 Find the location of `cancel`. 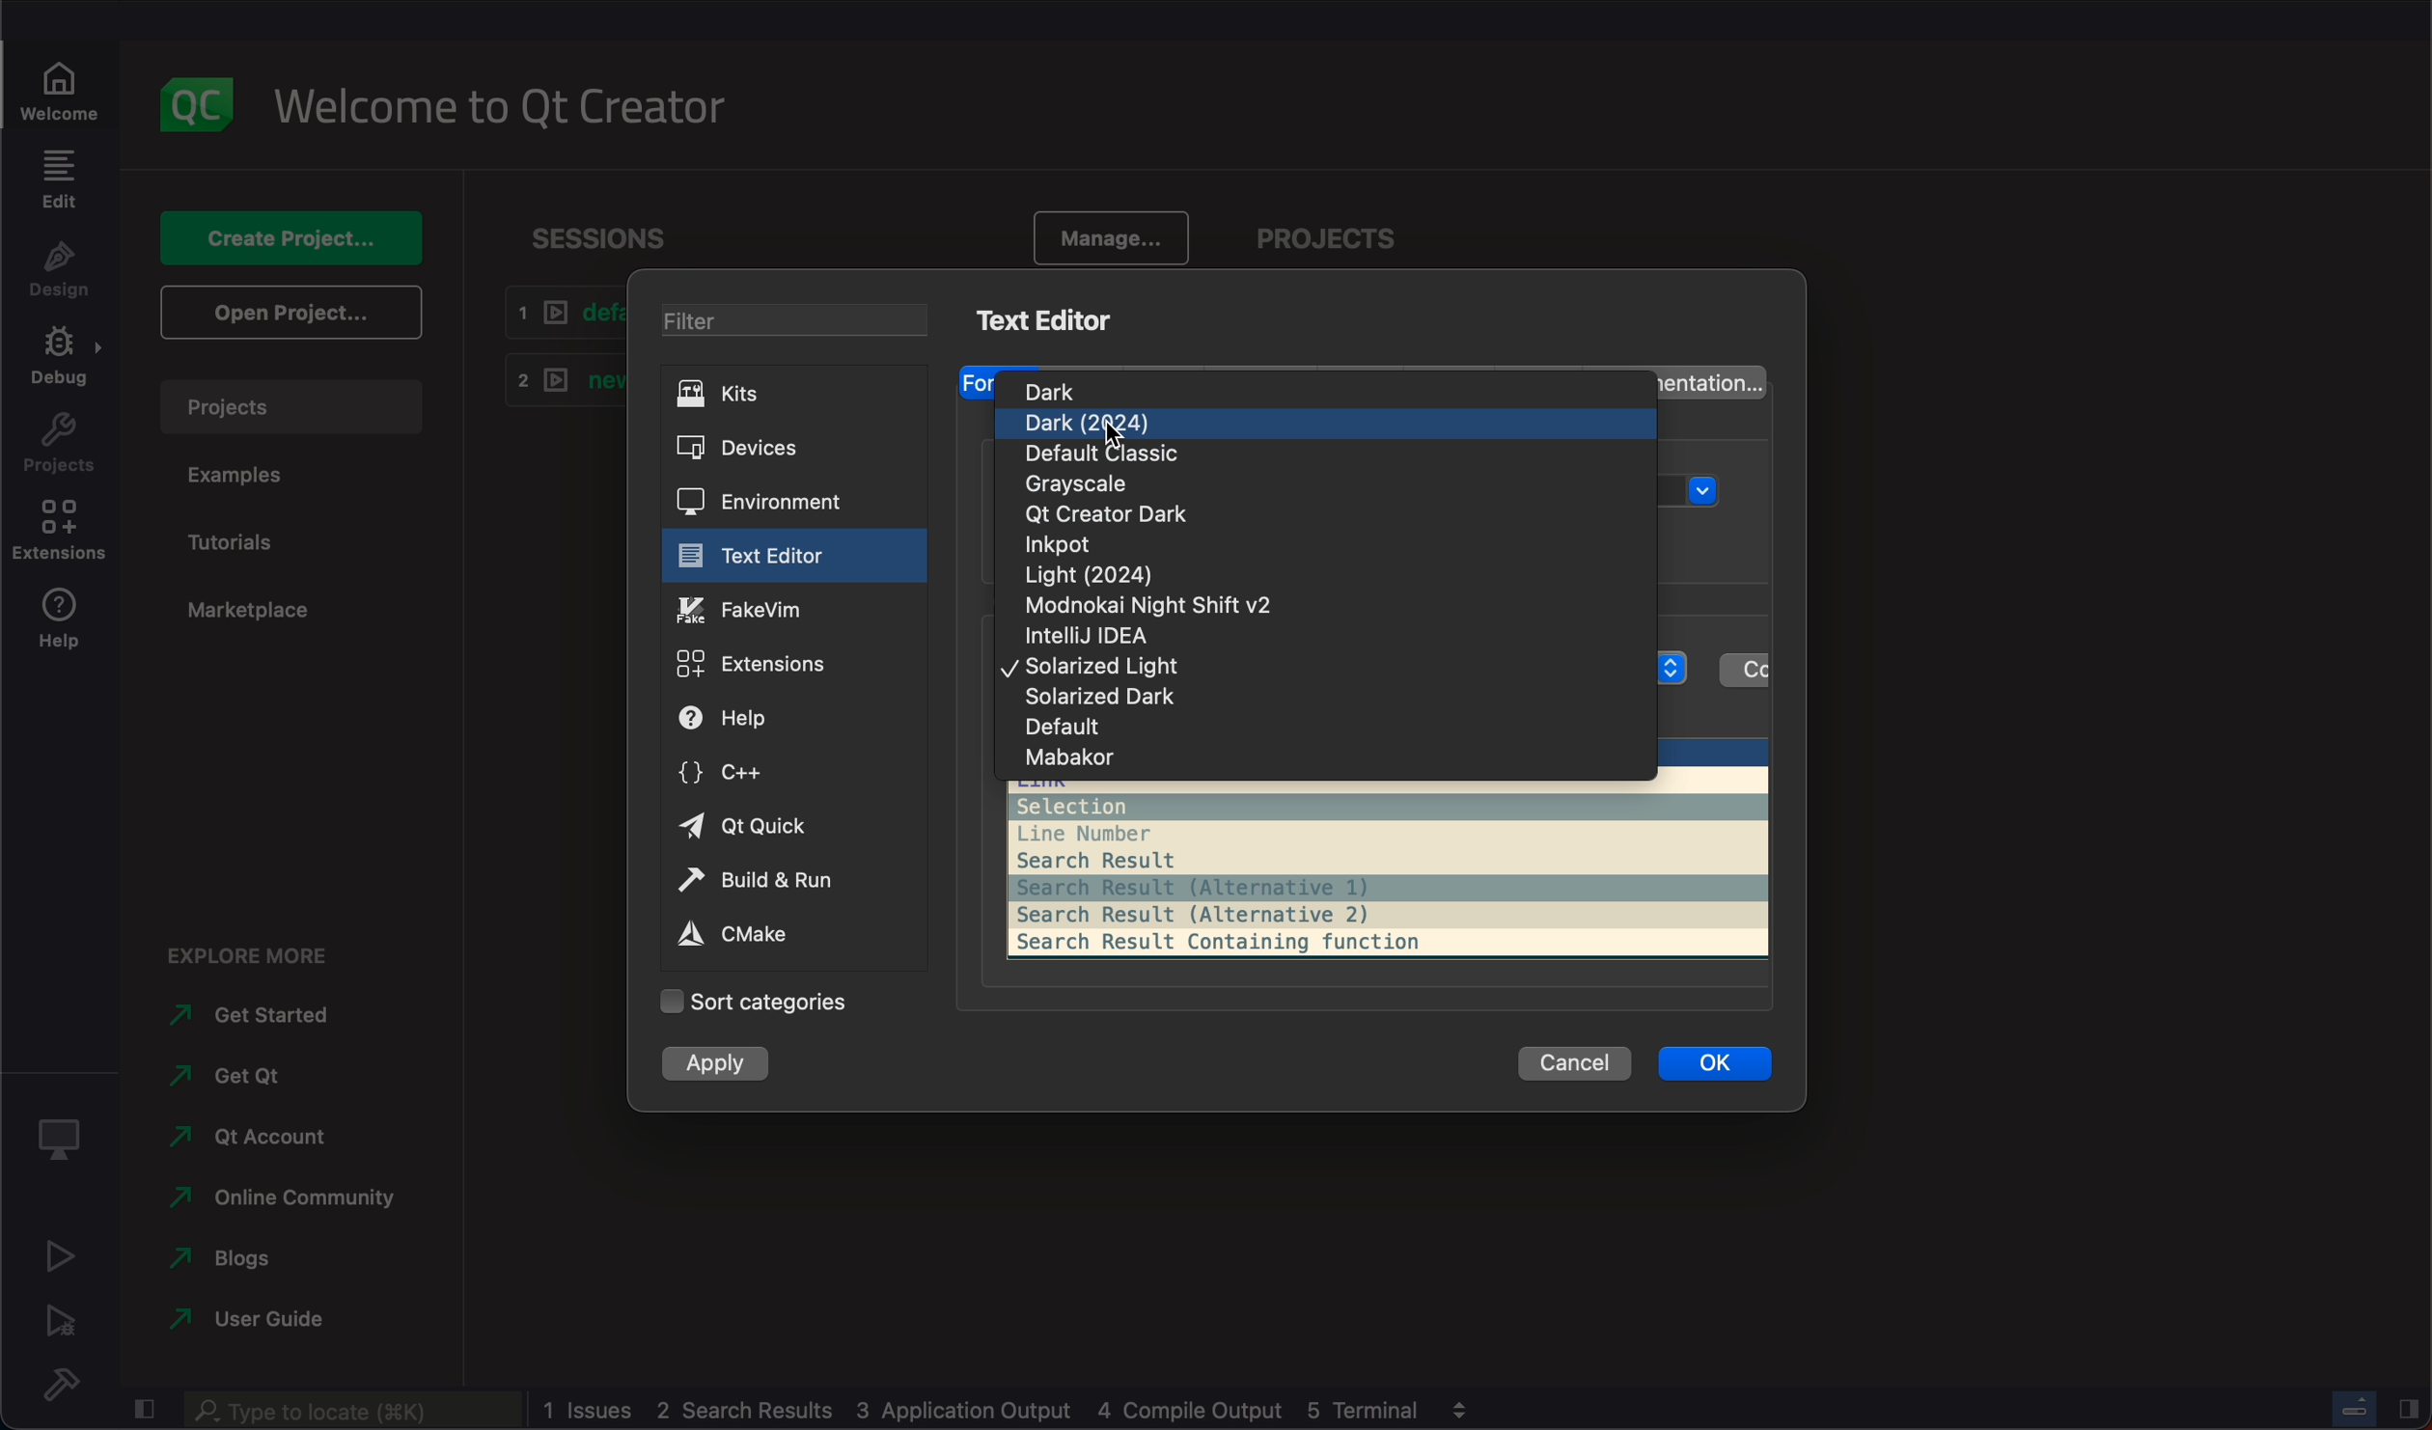

cancel is located at coordinates (1578, 1068).